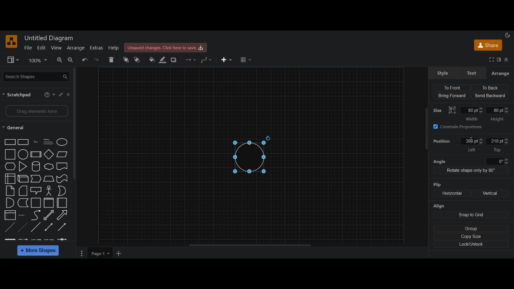  What do you see at coordinates (23, 203) in the screenshot?
I see `free shape` at bounding box center [23, 203].